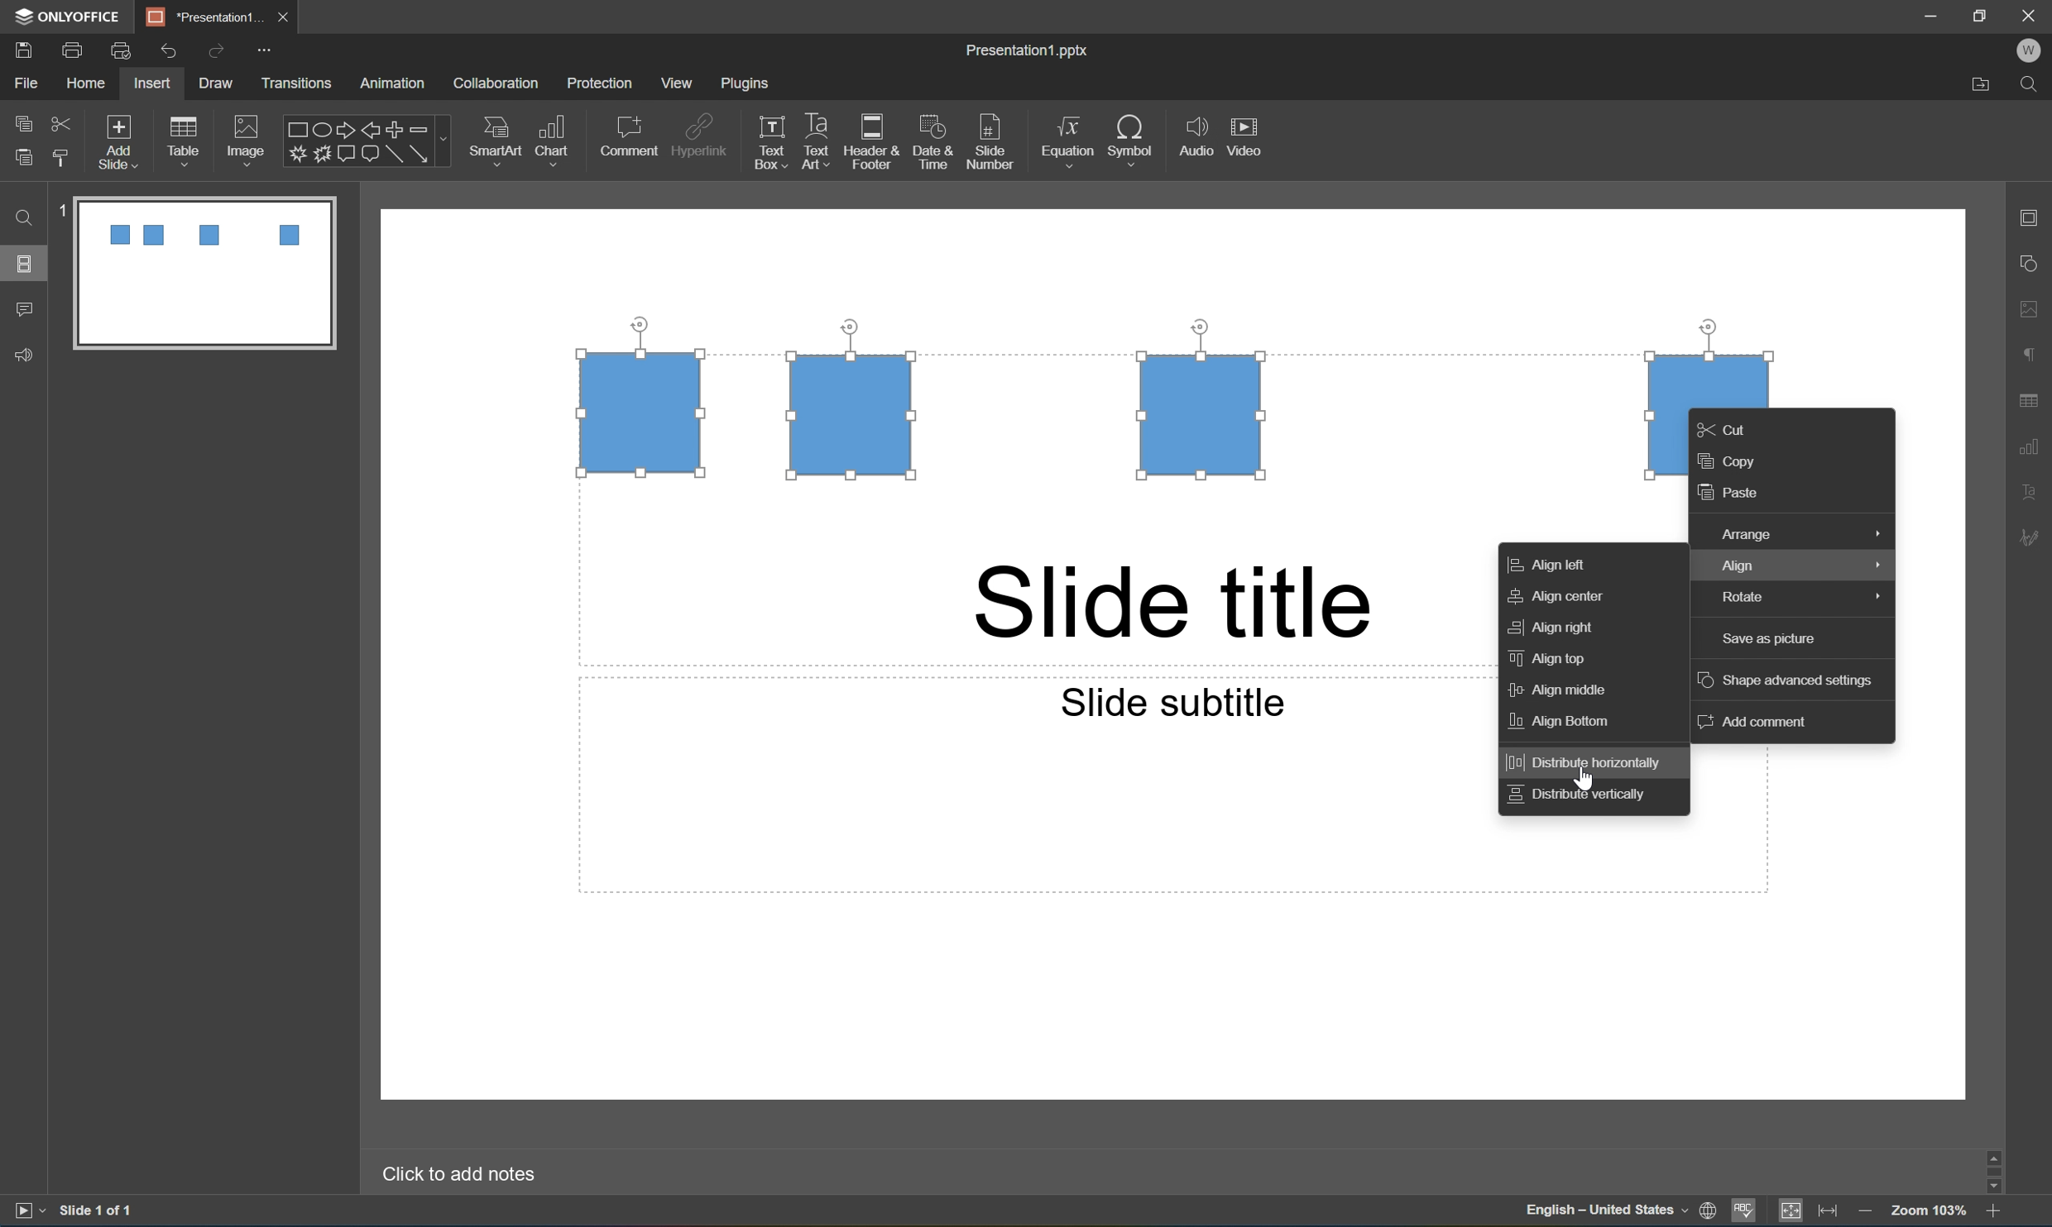 The image size is (2052, 1227). Describe the element at coordinates (28, 264) in the screenshot. I see `slides` at that location.